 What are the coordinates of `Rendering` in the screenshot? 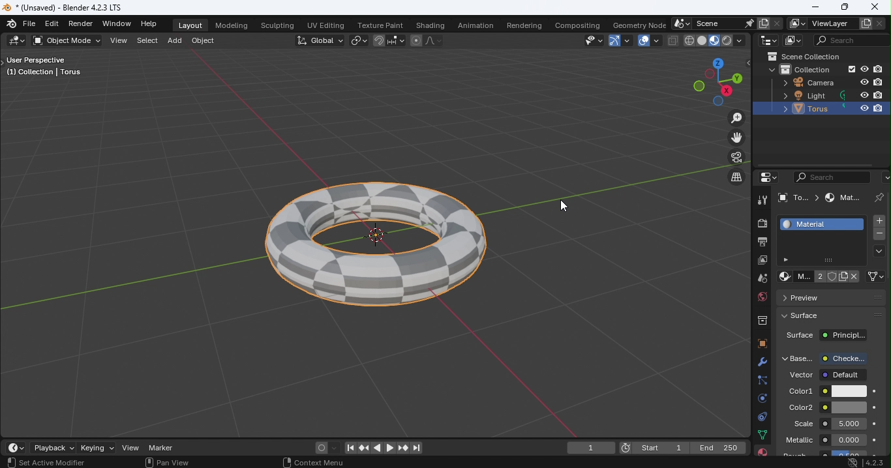 It's located at (524, 24).